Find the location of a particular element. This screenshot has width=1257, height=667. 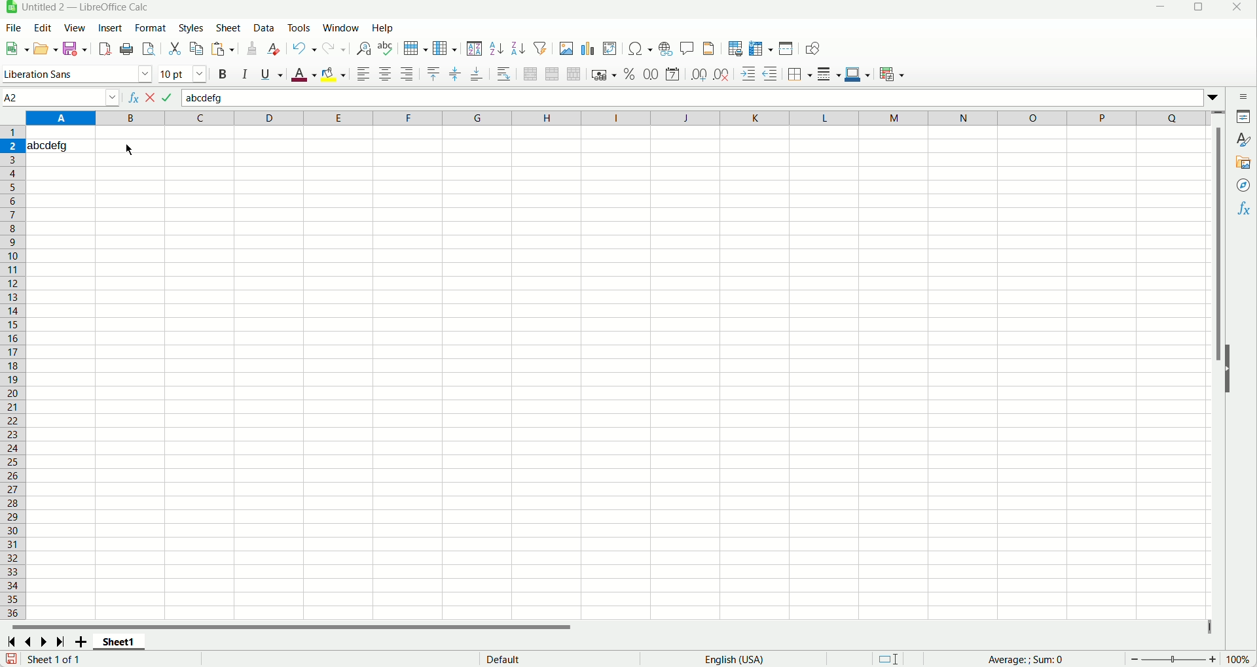

italics is located at coordinates (245, 74).